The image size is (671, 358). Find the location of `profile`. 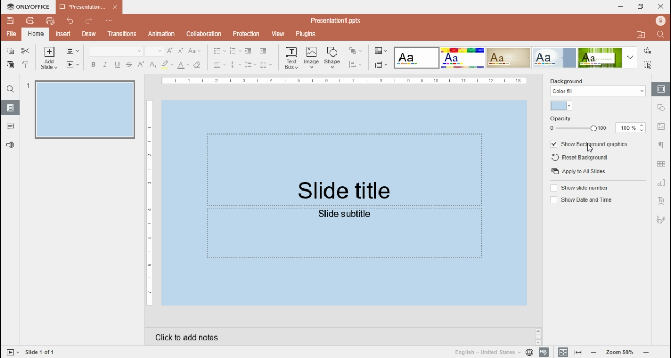

profile is located at coordinates (660, 21).